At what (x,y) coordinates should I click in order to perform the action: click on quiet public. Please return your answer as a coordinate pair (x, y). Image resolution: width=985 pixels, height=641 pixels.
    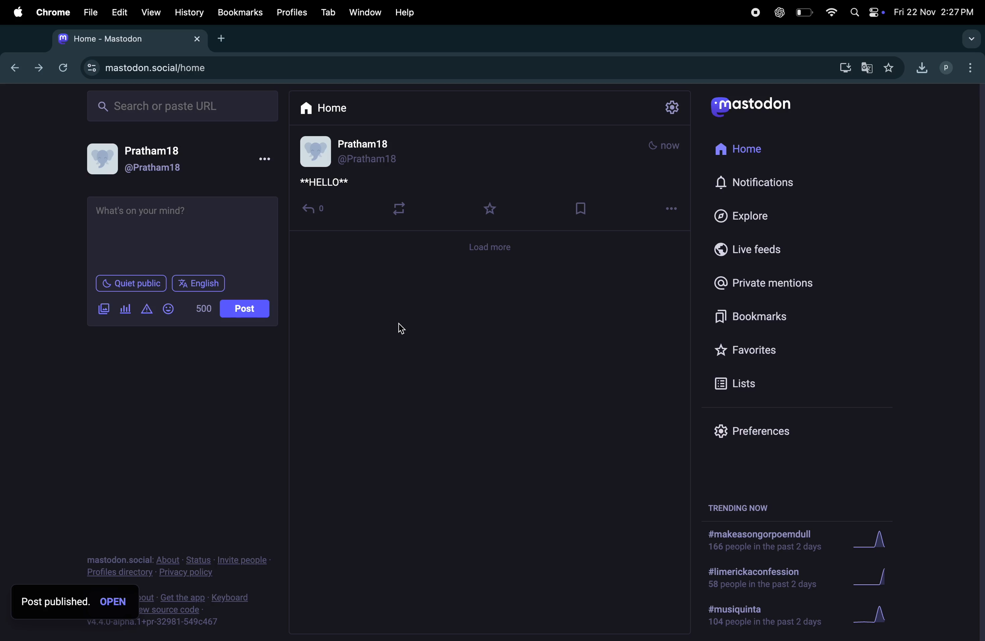
    Looking at the image, I should click on (131, 284).